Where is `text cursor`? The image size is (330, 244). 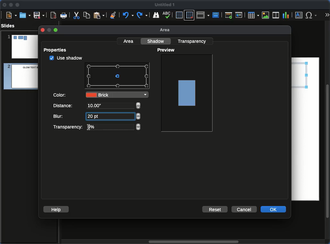
text cursor is located at coordinates (88, 128).